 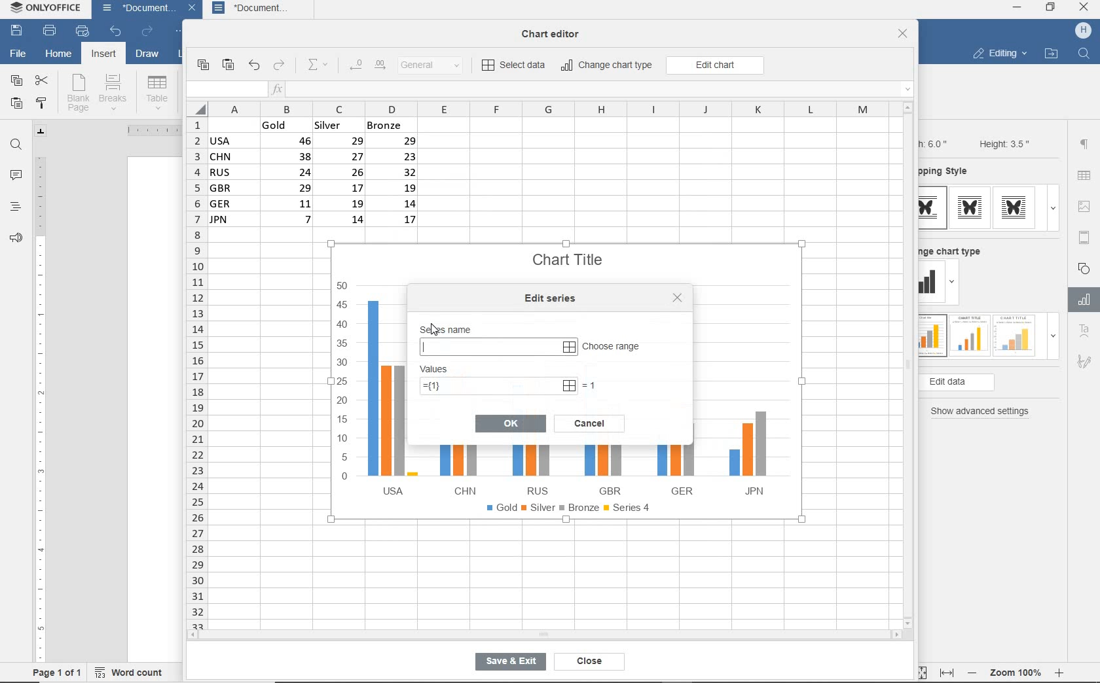 What do you see at coordinates (41, 131) in the screenshot?
I see `tab stop` at bounding box center [41, 131].